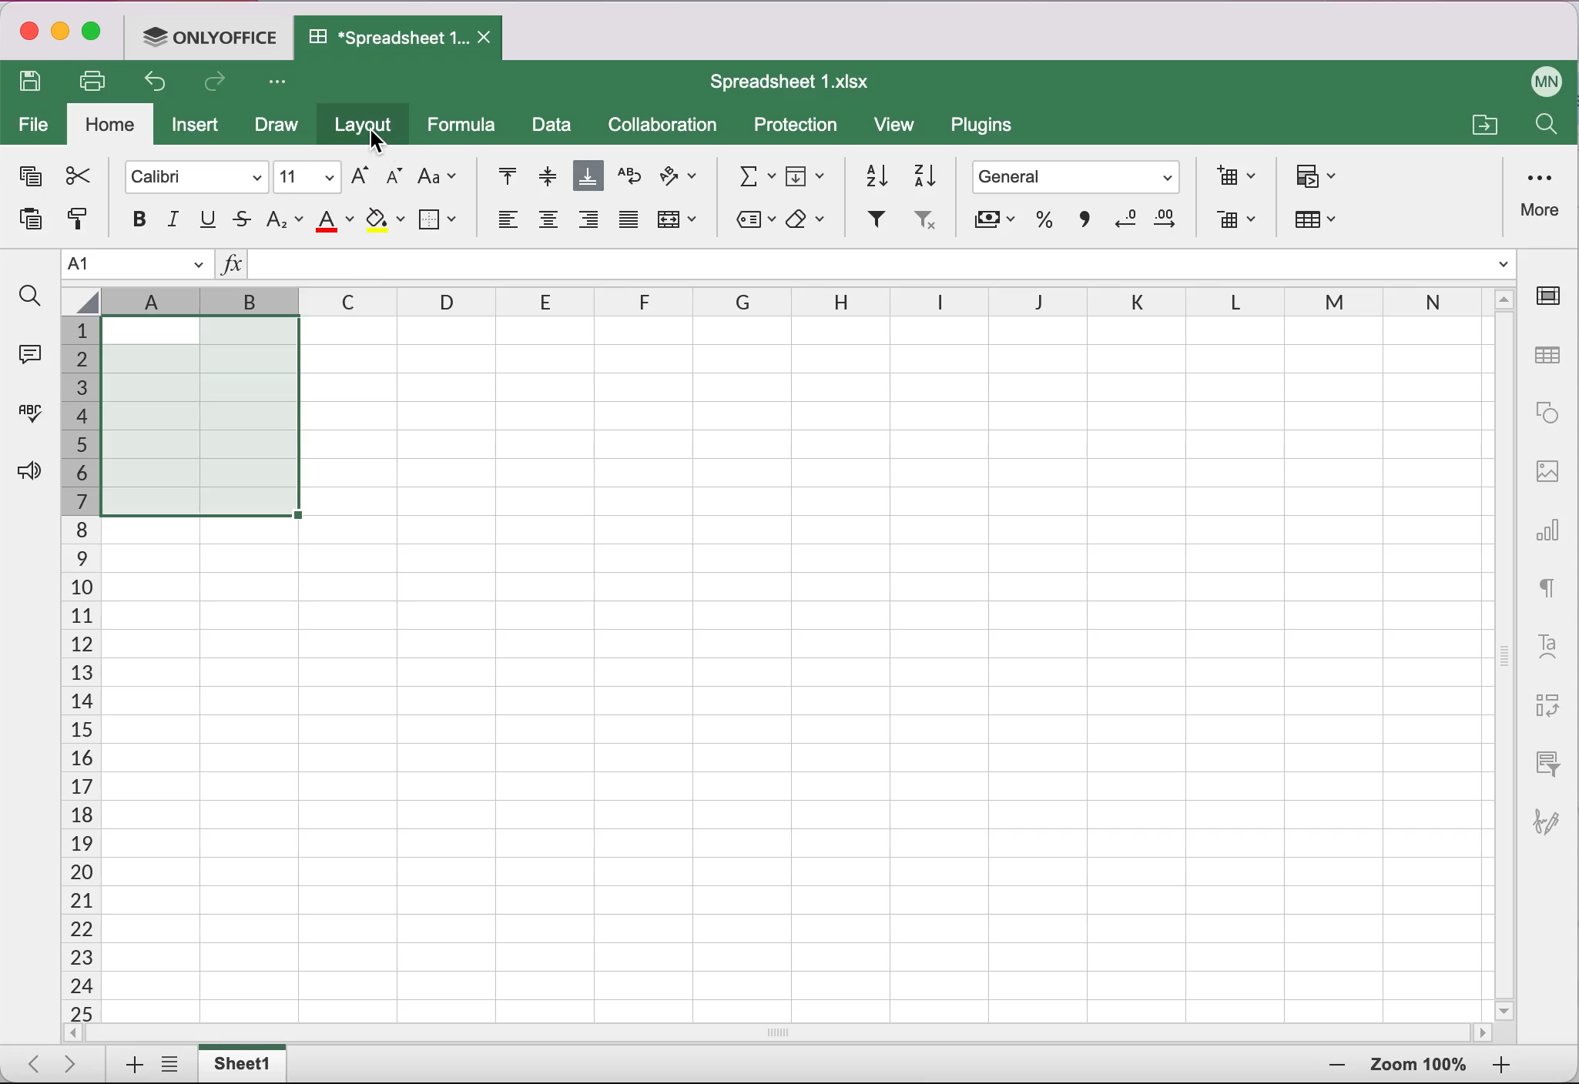  I want to click on draw, so click(275, 127).